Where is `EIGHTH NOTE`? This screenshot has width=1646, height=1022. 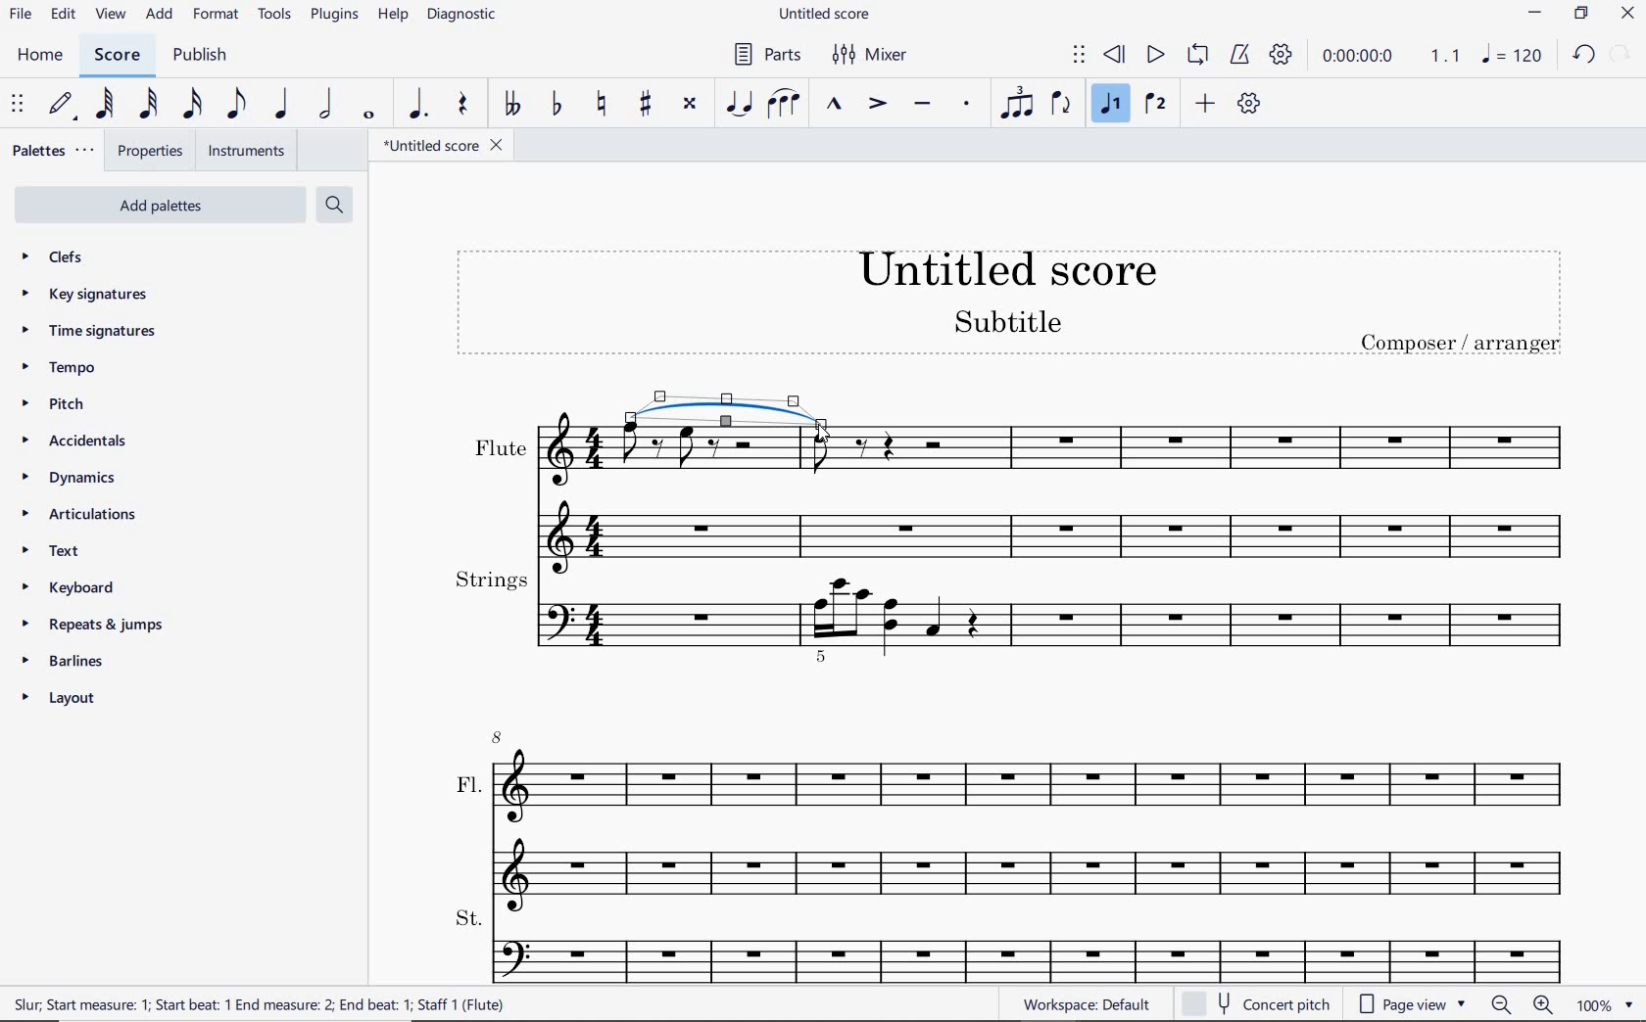 EIGHTH NOTE is located at coordinates (238, 103).